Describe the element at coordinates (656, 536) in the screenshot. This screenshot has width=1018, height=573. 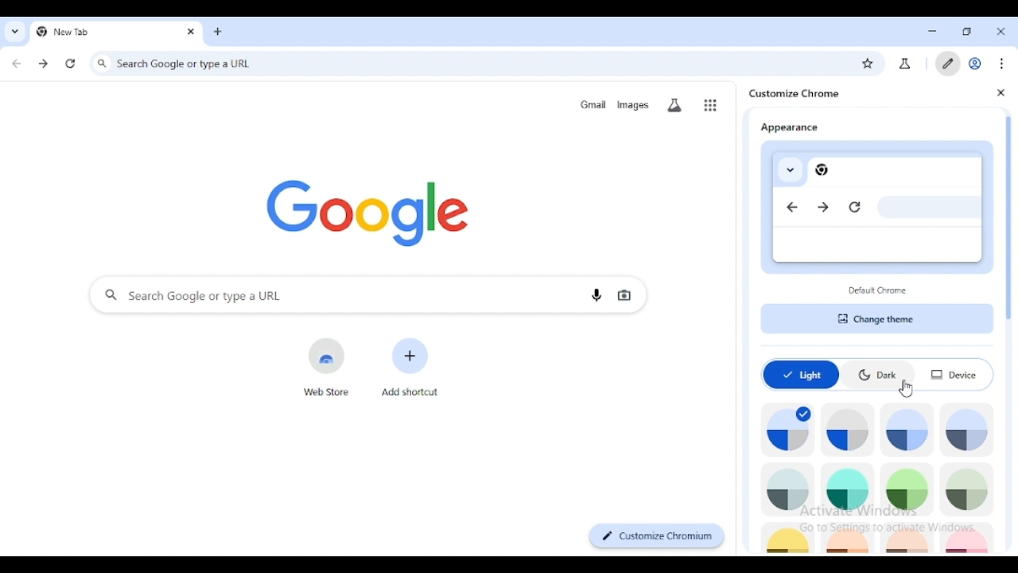
I see `customize chromium` at that location.